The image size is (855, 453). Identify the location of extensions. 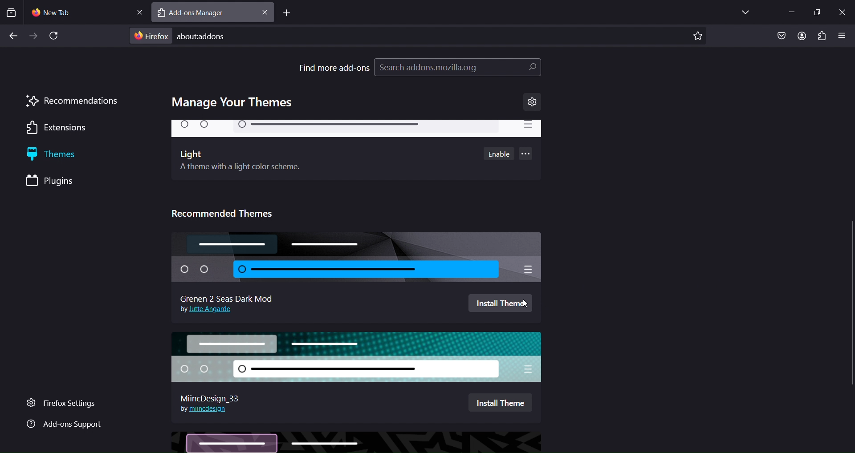
(61, 129).